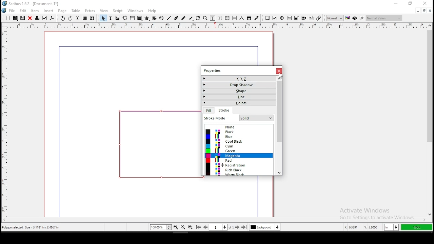 The height and width of the screenshot is (244, 434). I want to click on edit contents of frame, so click(213, 18).